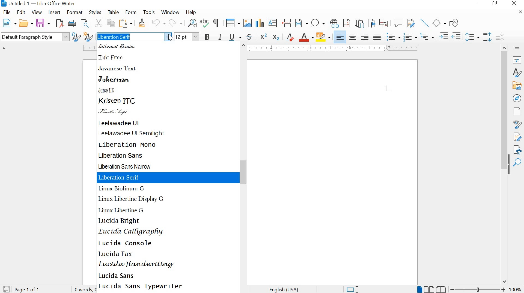 The height and width of the screenshot is (293, 524). What do you see at coordinates (457, 36) in the screenshot?
I see `DECREASE INDENT` at bounding box center [457, 36].